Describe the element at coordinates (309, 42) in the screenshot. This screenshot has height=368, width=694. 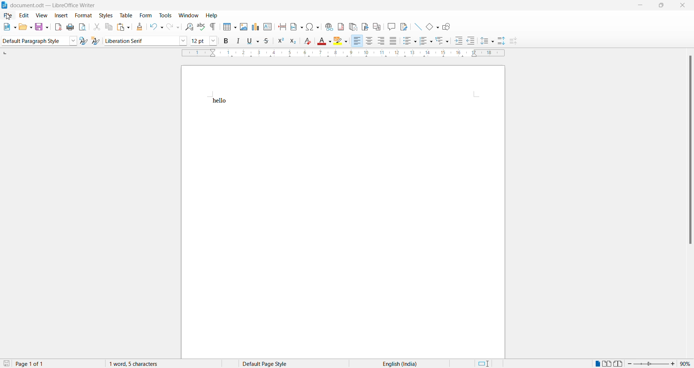
I see `Clear direct formatting` at that location.